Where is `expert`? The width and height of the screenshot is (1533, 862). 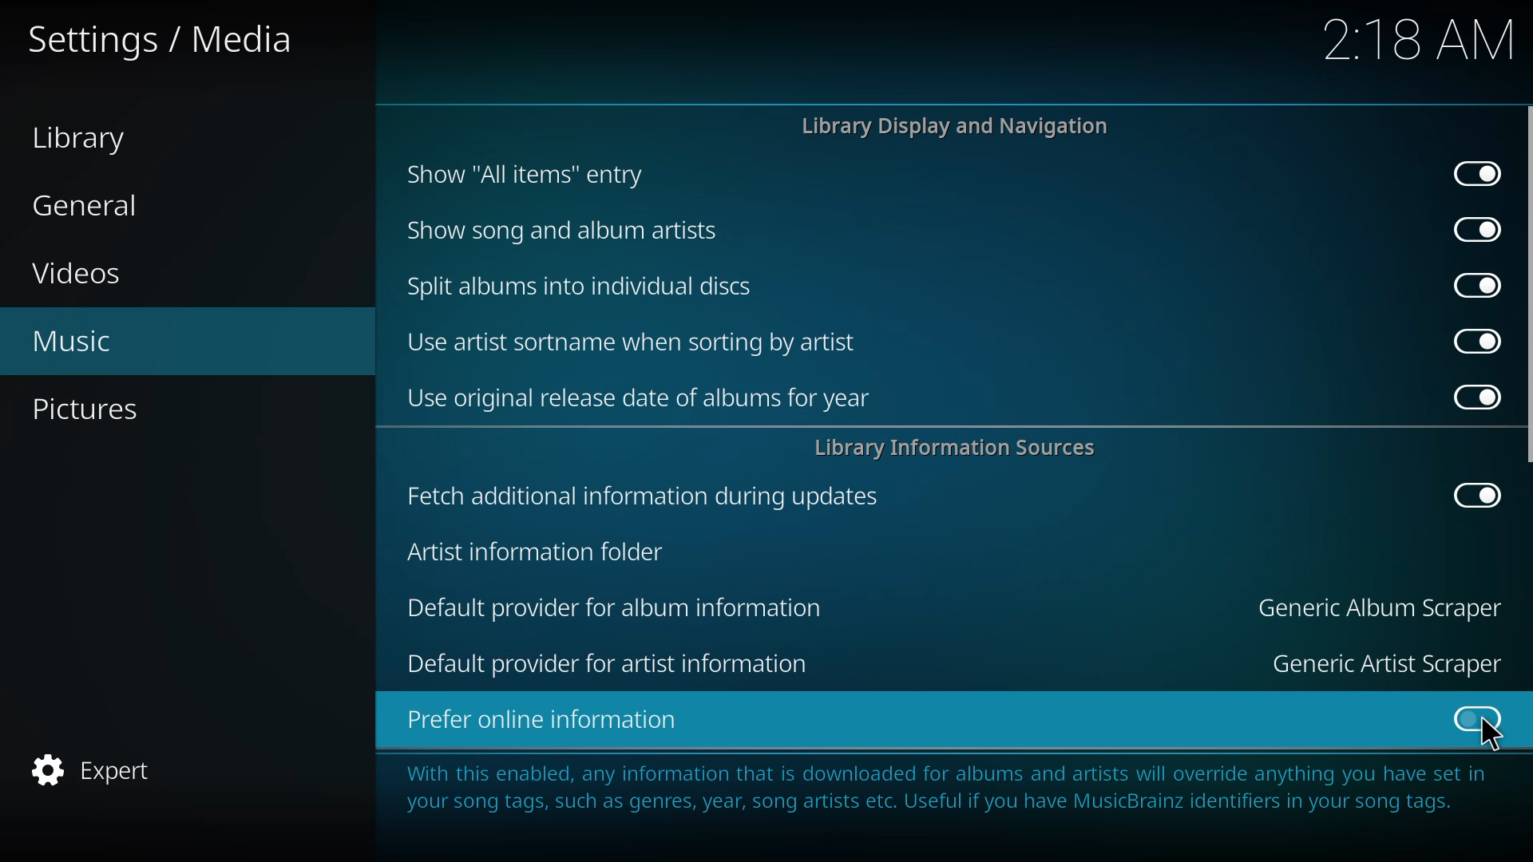
expert is located at coordinates (93, 769).